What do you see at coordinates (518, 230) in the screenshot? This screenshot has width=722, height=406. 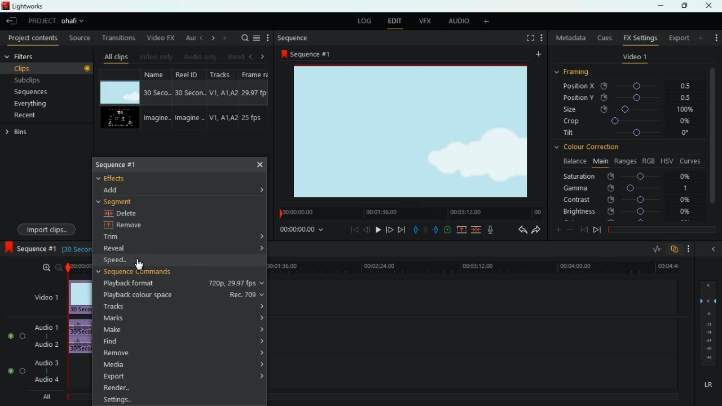 I see `back` at bounding box center [518, 230].